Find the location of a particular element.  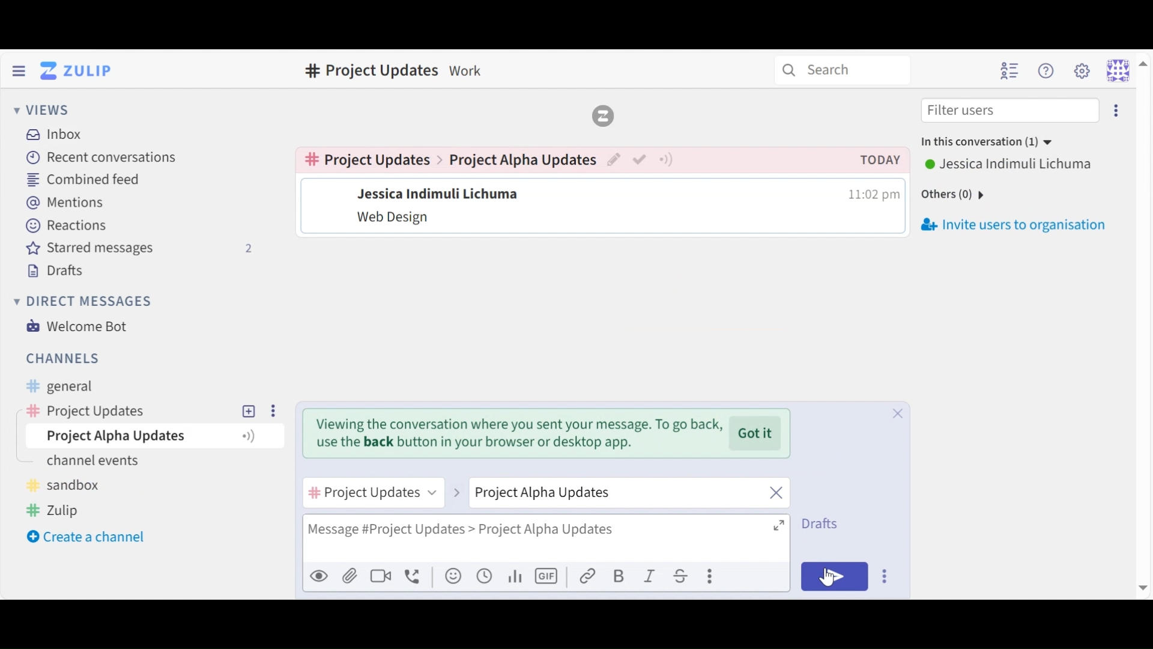

Create a channel is located at coordinates (88, 537).